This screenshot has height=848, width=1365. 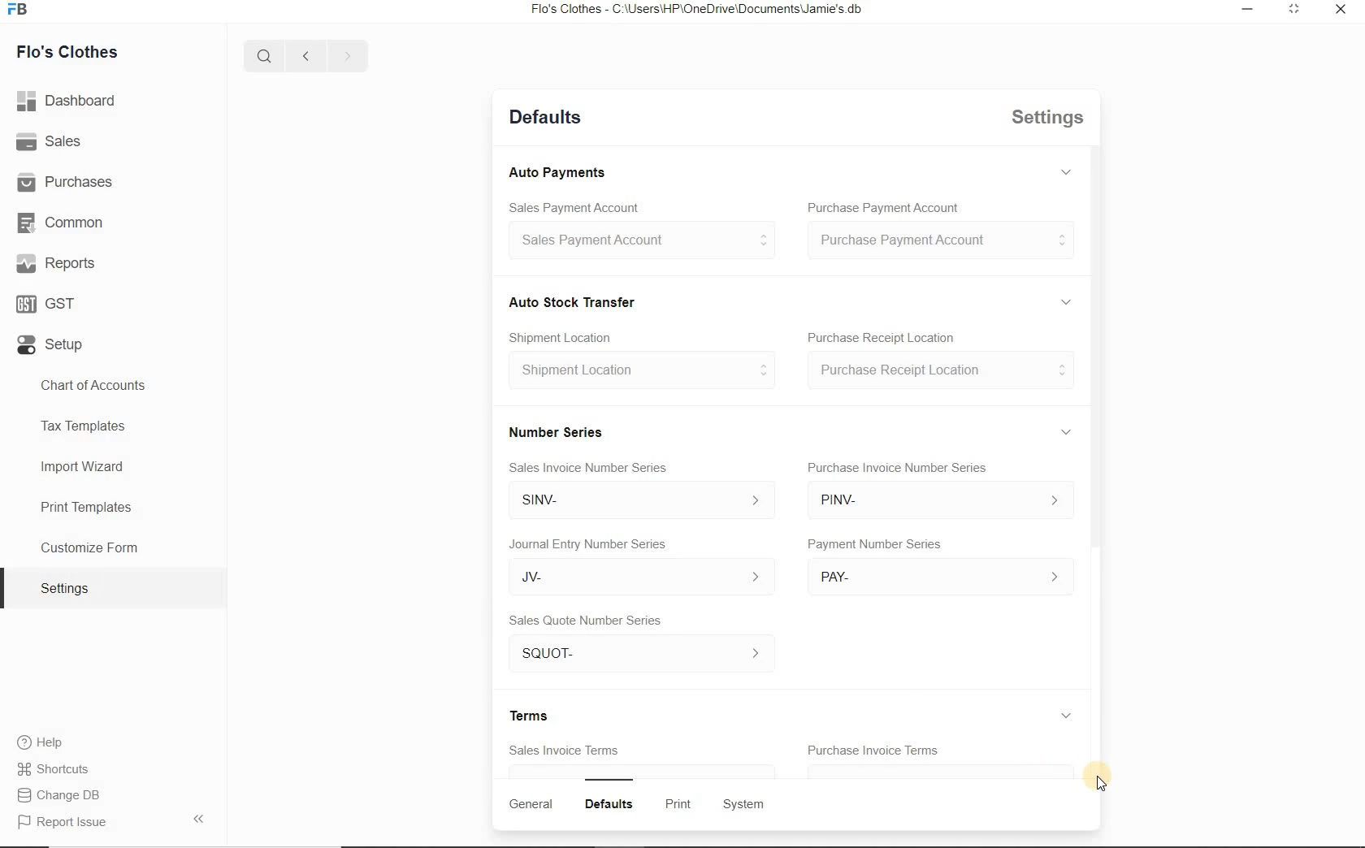 What do you see at coordinates (576, 369) in the screenshot?
I see `‘Shipment Location` at bounding box center [576, 369].